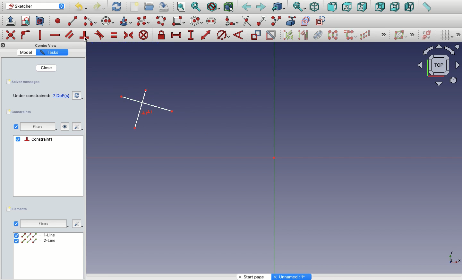 The image size is (462, 280). I want to click on Constrain symmetrical, so click(129, 35).